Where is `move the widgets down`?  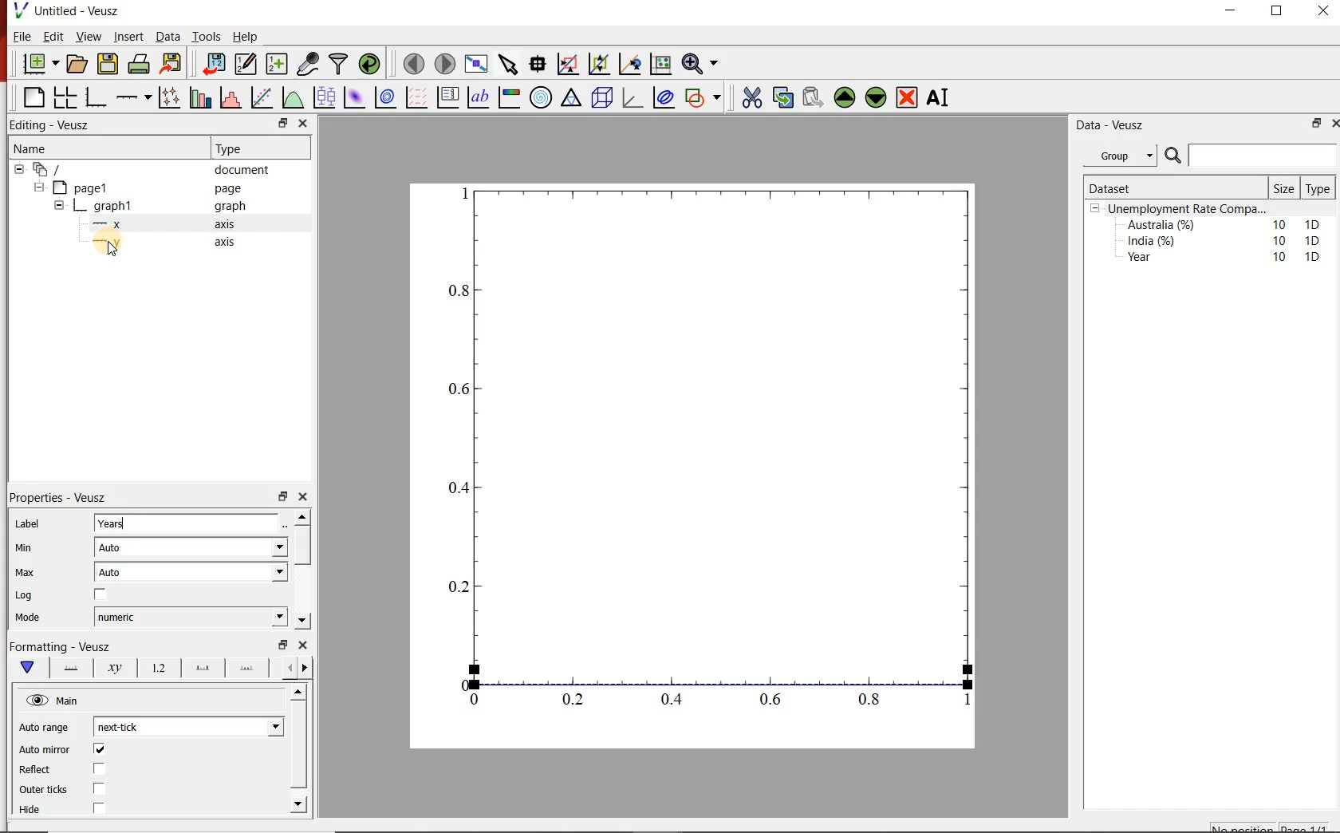
move the widgets down is located at coordinates (874, 97).